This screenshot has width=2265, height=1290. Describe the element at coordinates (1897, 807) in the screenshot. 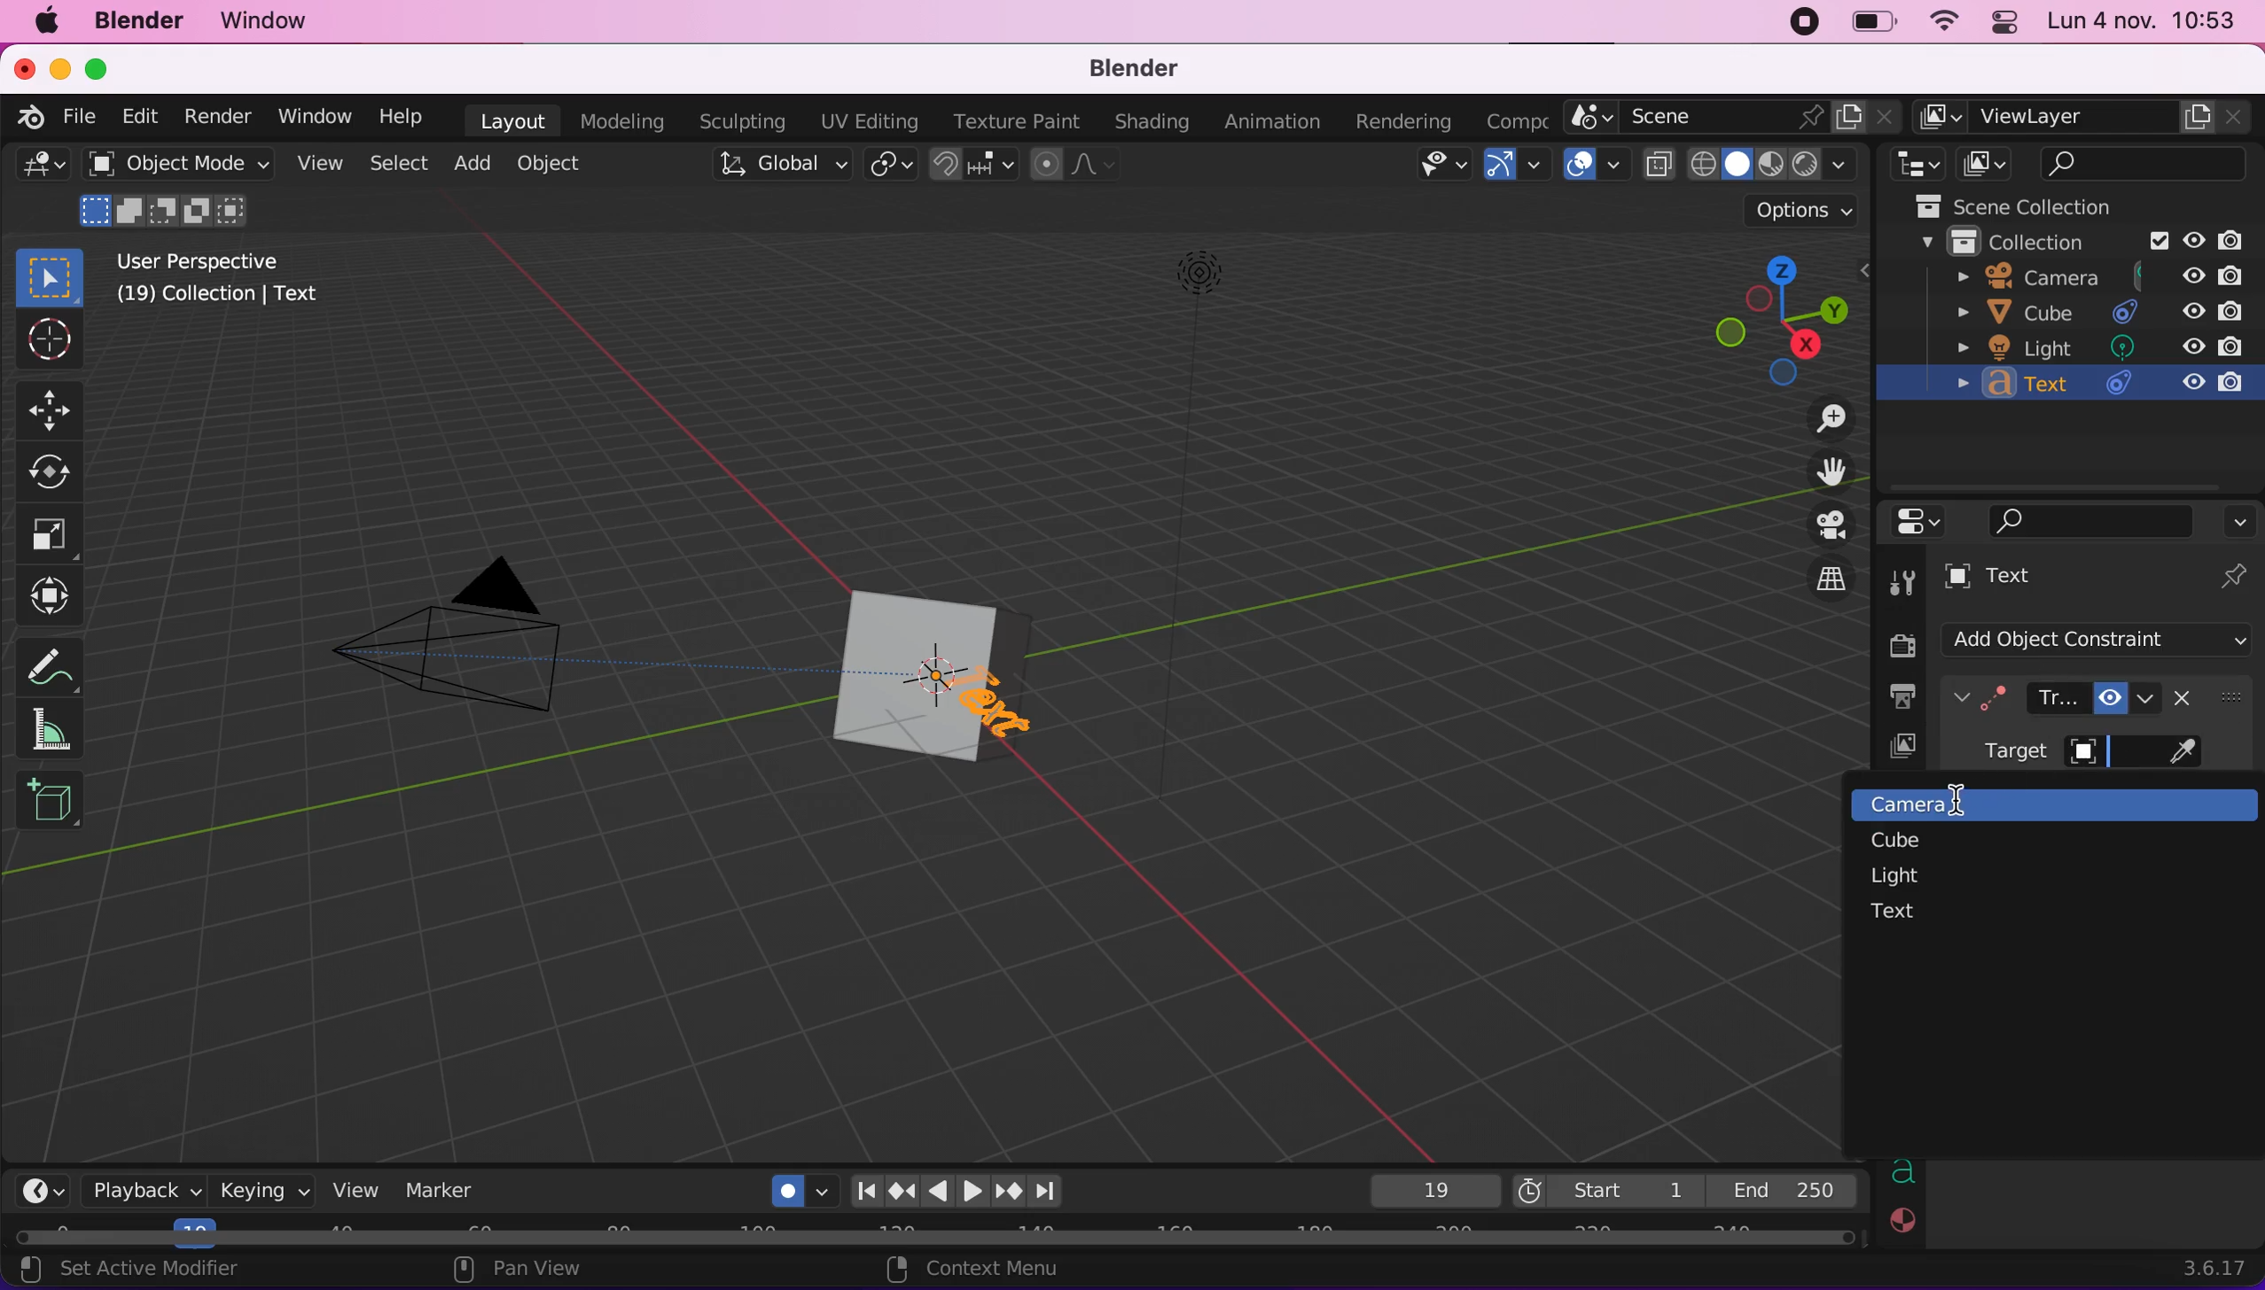

I see `camera` at that location.